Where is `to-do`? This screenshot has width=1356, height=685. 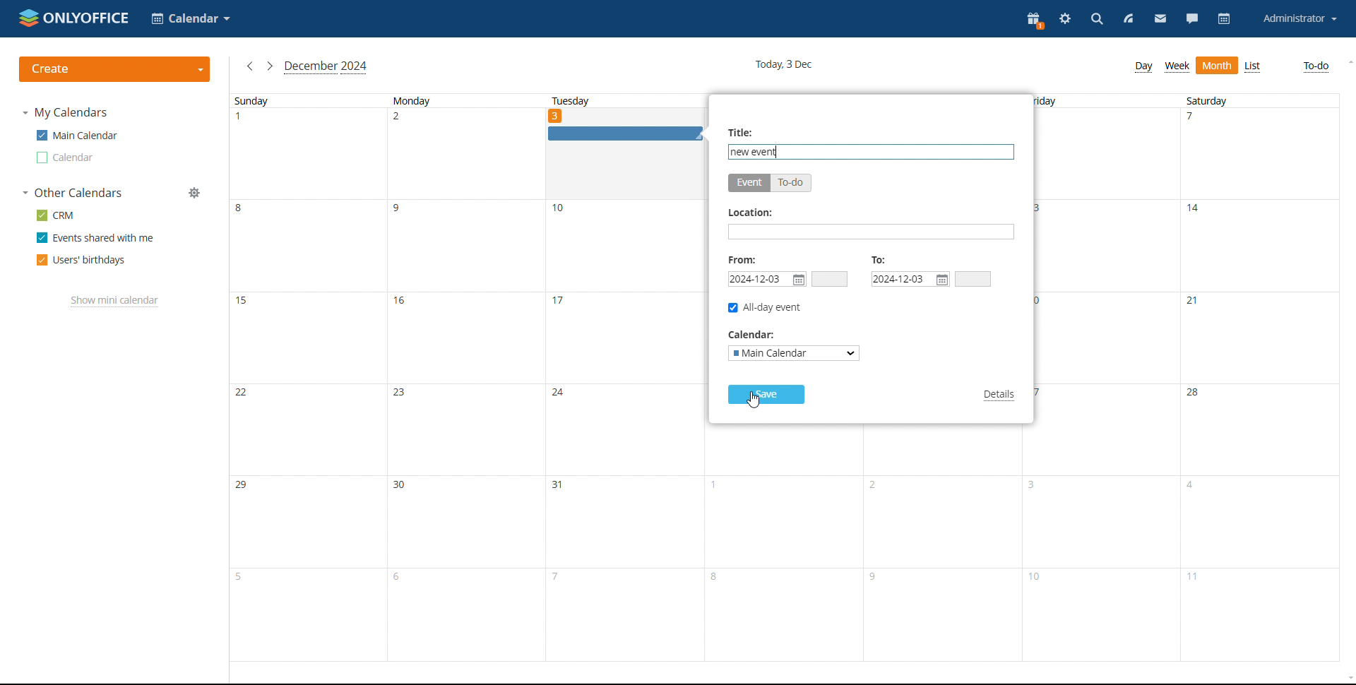 to-do is located at coordinates (792, 183).